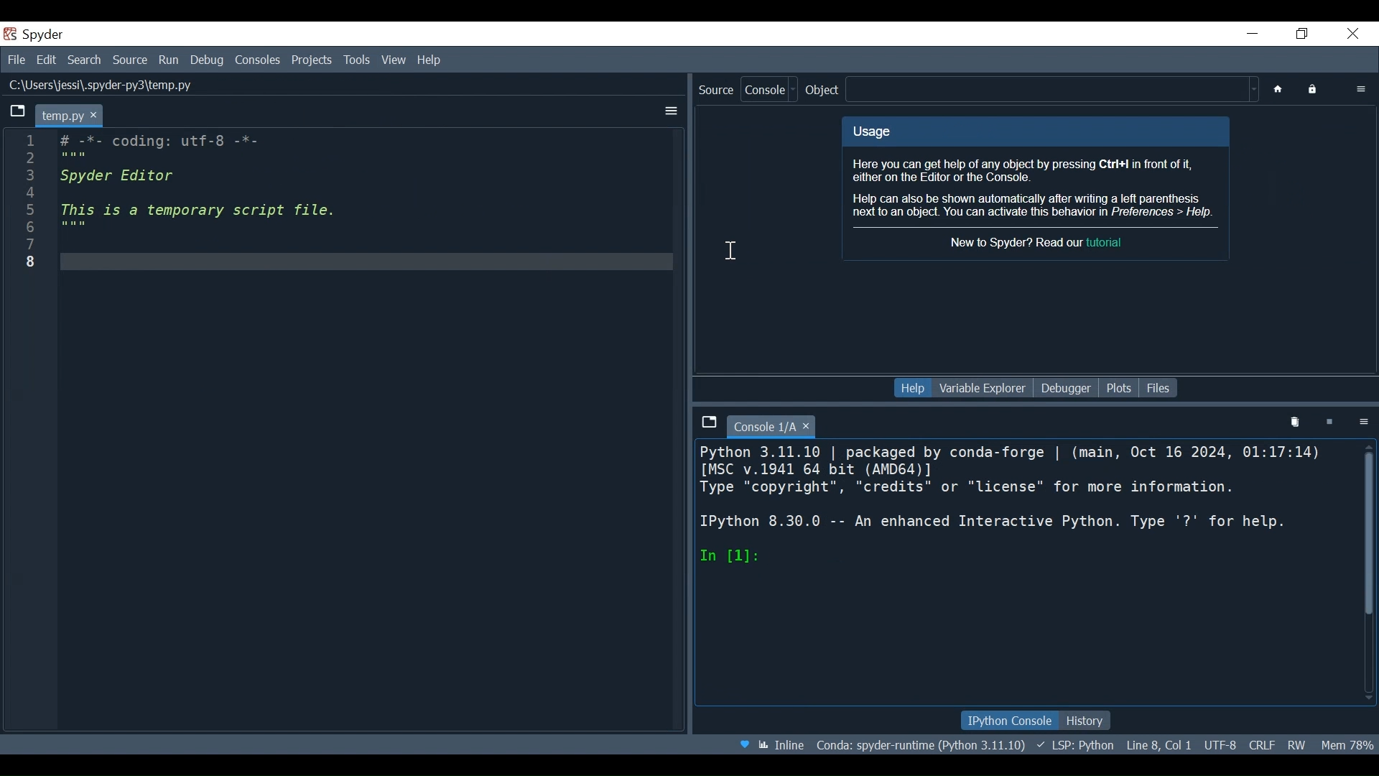 This screenshot has width=1379, height=776. I want to click on View, so click(394, 60).